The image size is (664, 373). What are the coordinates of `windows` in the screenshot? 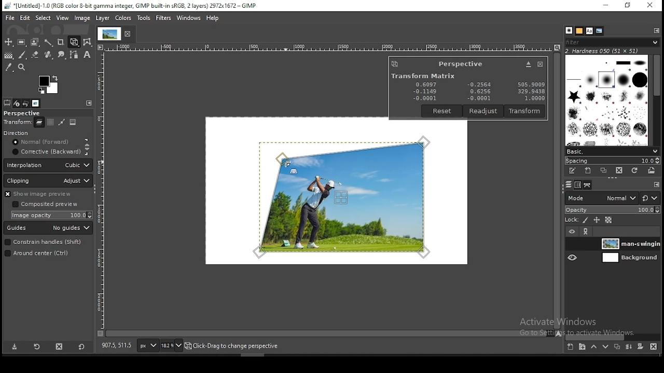 It's located at (187, 18).